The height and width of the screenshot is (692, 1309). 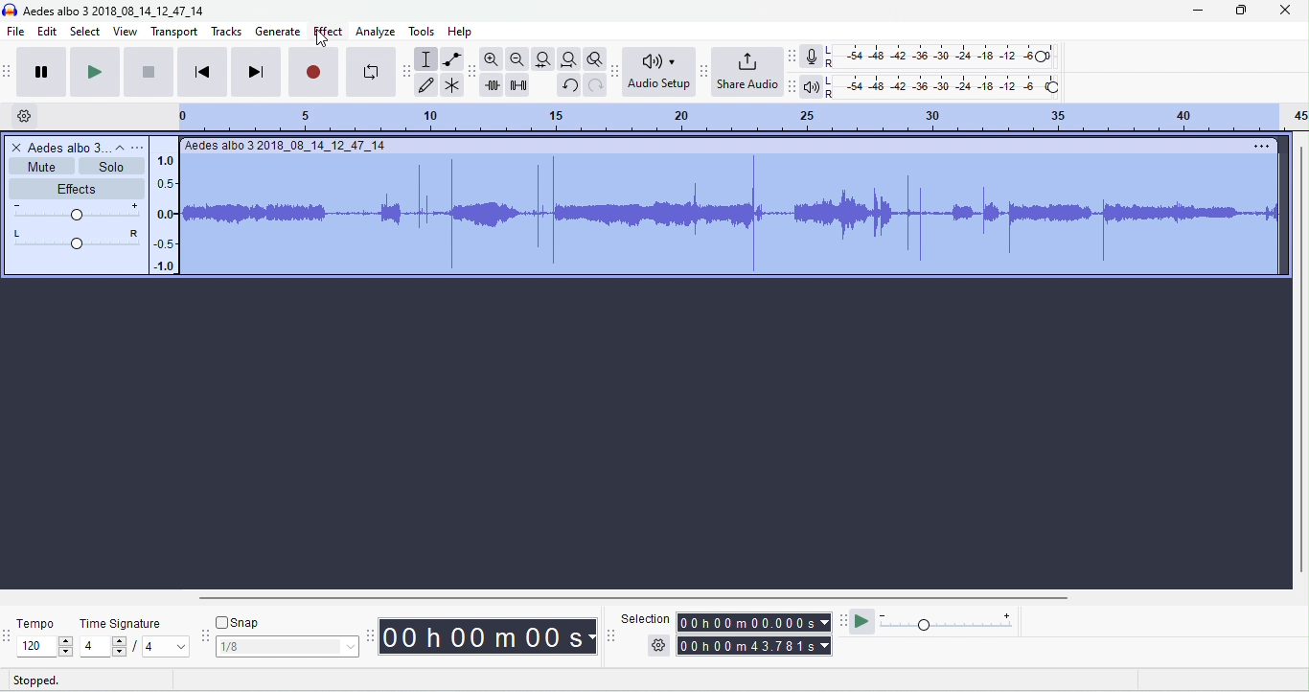 What do you see at coordinates (658, 644) in the screenshot?
I see `selection options` at bounding box center [658, 644].